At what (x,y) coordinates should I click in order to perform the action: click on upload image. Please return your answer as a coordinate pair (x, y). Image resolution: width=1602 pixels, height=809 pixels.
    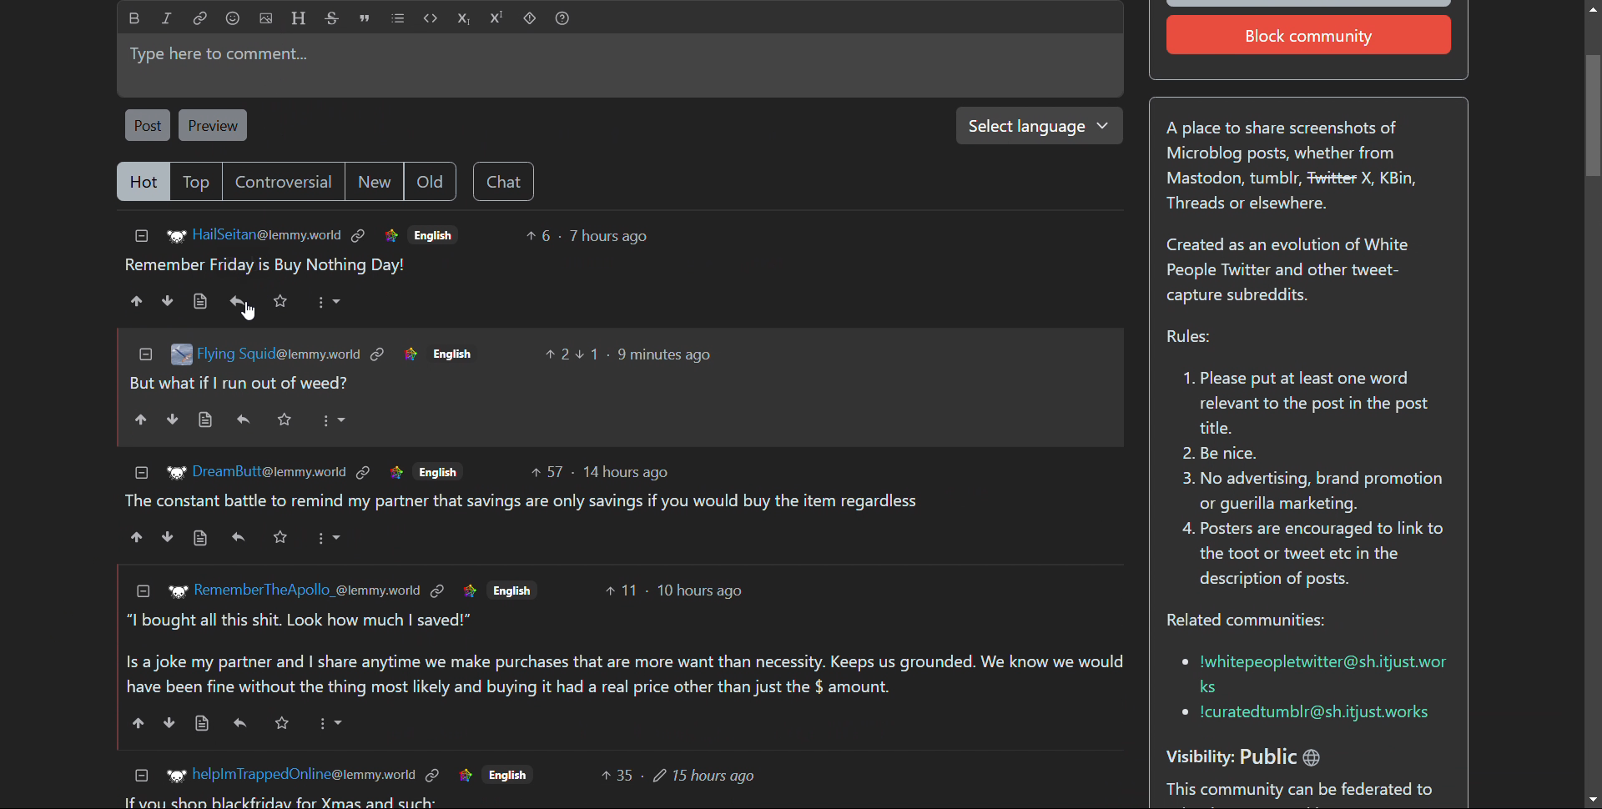
    Looking at the image, I should click on (266, 18).